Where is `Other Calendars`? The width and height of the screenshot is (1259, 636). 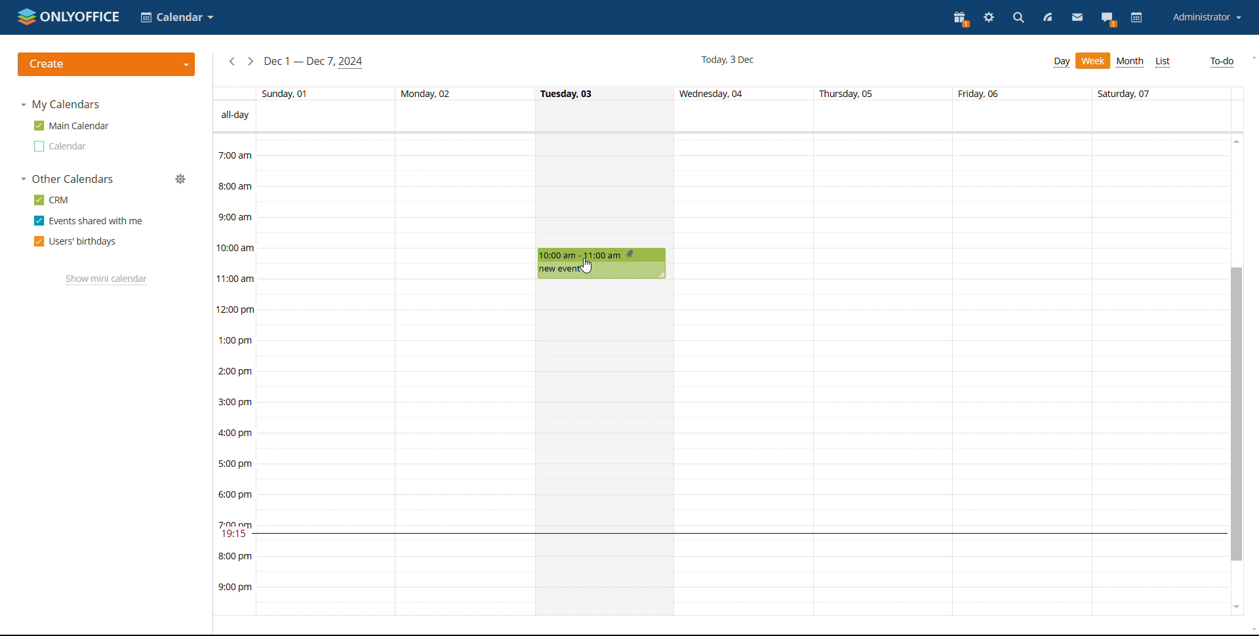 Other Calendars is located at coordinates (68, 180).